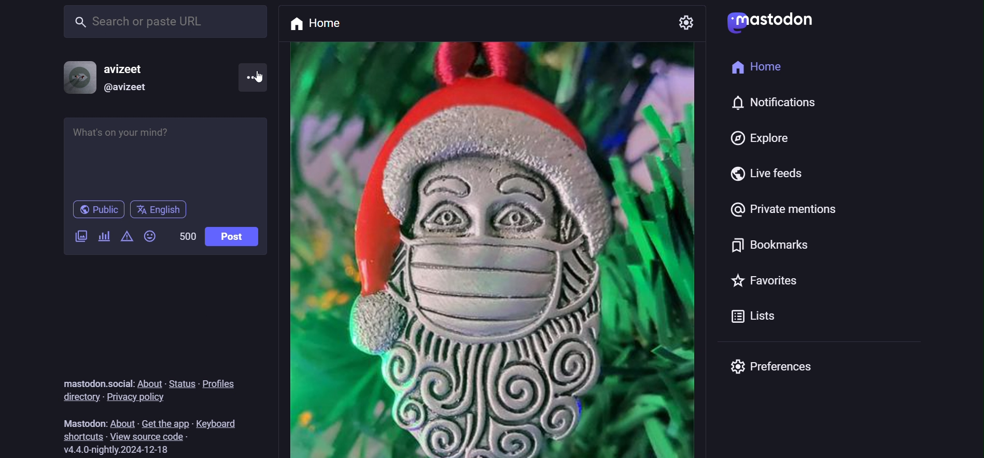 This screenshot has width=984, height=458. Describe the element at coordinates (81, 422) in the screenshot. I see `Mastodon` at that location.